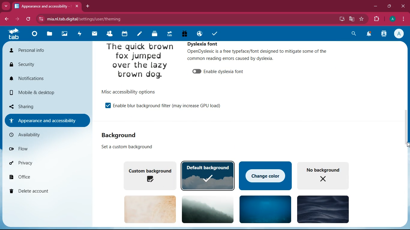  Describe the element at coordinates (226, 71) in the screenshot. I see `enable` at that location.